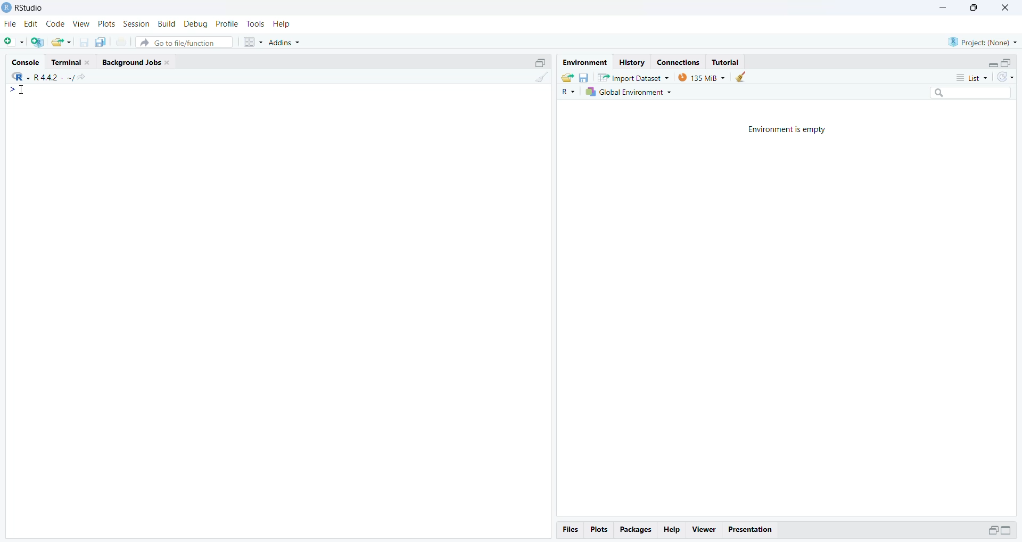  Describe the element at coordinates (788, 128) in the screenshot. I see `Environment is empty` at that location.